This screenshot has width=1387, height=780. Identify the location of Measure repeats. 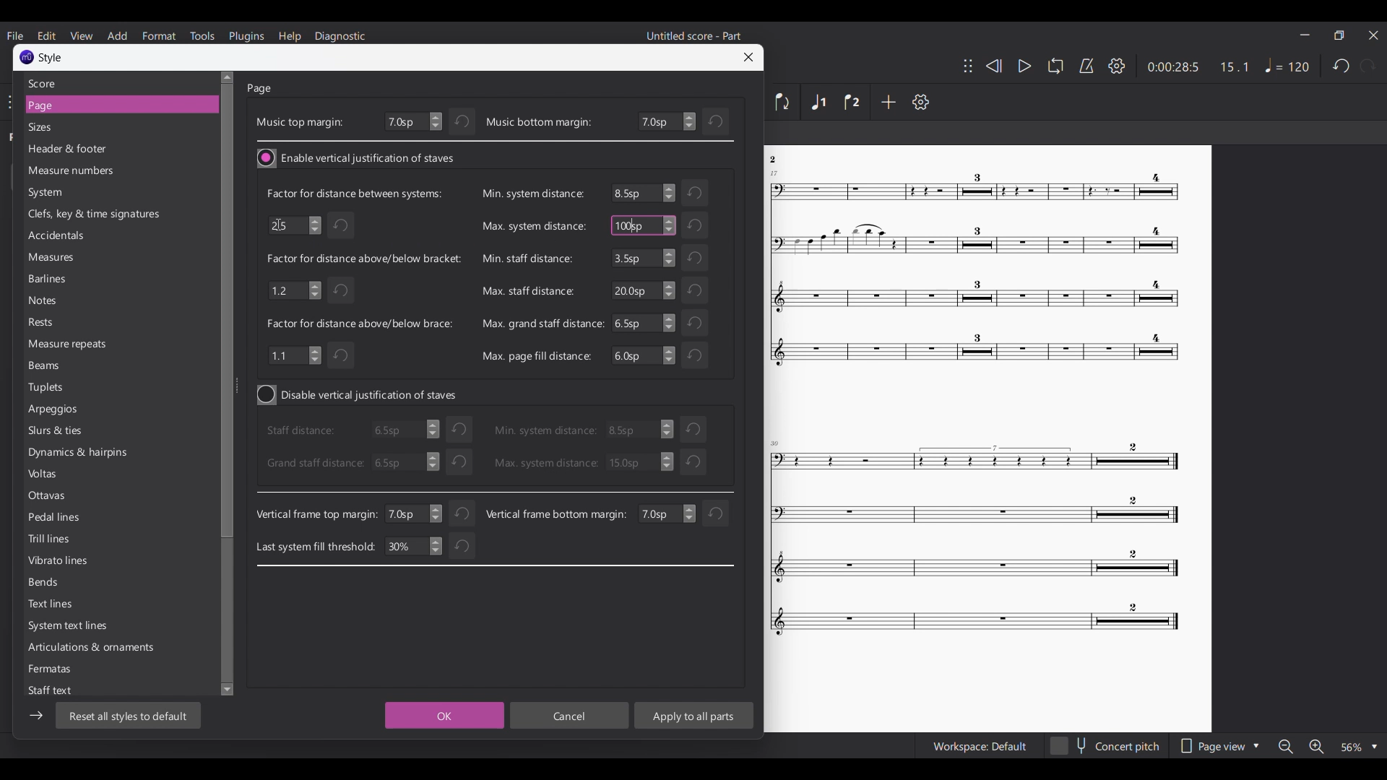
(71, 344).